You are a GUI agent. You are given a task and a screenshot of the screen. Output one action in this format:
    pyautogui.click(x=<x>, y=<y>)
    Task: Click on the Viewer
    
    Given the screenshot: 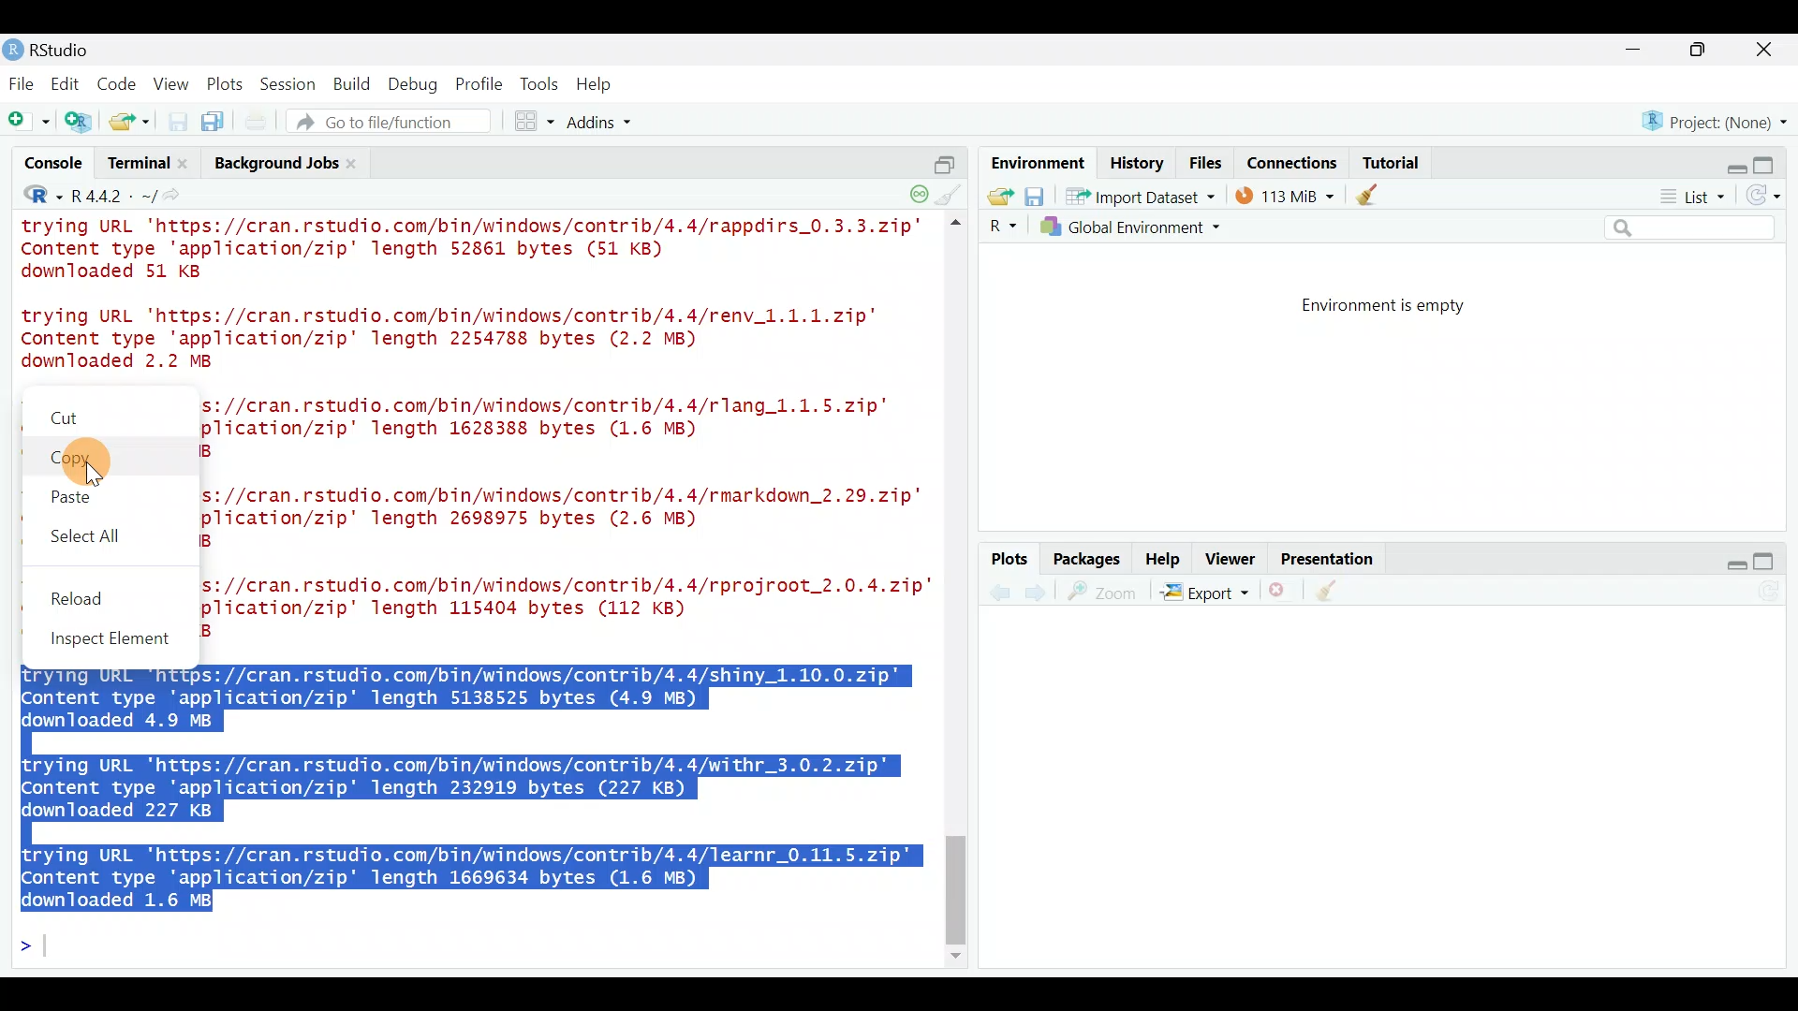 What is the action you would take?
    pyautogui.click(x=1231, y=561)
    